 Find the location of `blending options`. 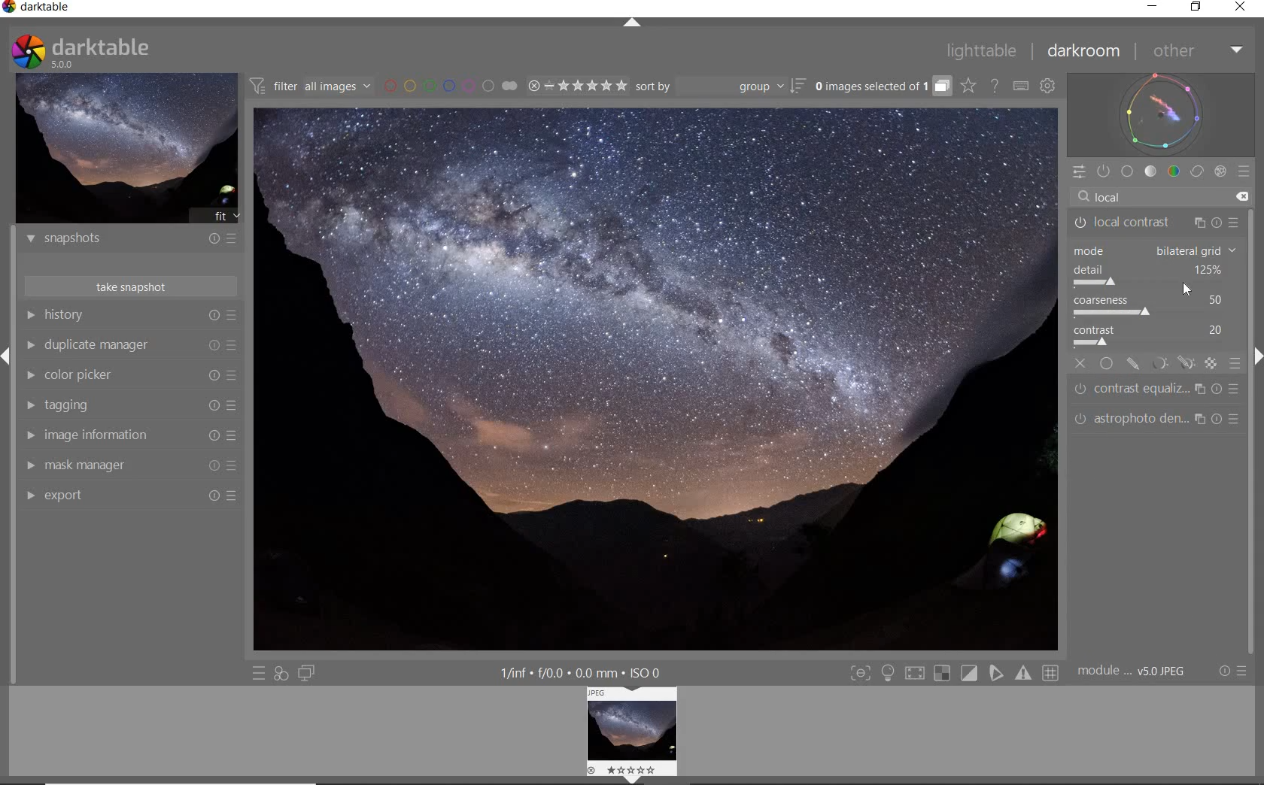

blending options is located at coordinates (1236, 363).